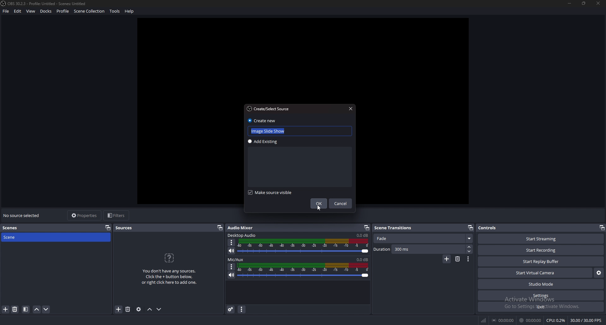 The image size is (606, 325). What do you see at coordinates (130, 11) in the screenshot?
I see `help` at bounding box center [130, 11].